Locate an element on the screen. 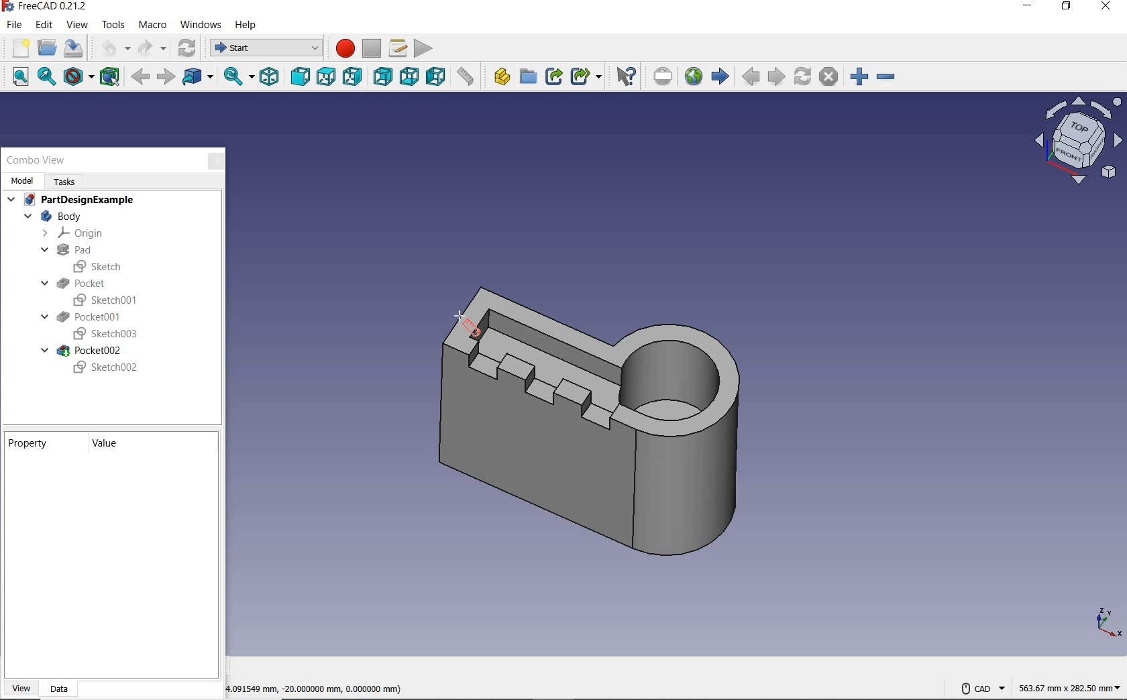  draw style is located at coordinates (78, 77).